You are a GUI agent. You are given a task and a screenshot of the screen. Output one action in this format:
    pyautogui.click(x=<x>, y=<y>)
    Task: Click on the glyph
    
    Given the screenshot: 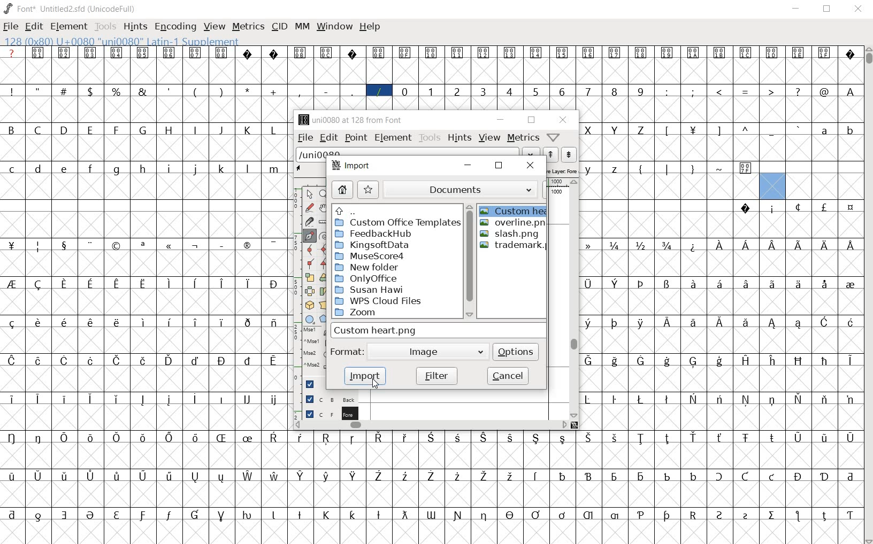 What is the action you would take?
    pyautogui.click(x=37, y=169)
    